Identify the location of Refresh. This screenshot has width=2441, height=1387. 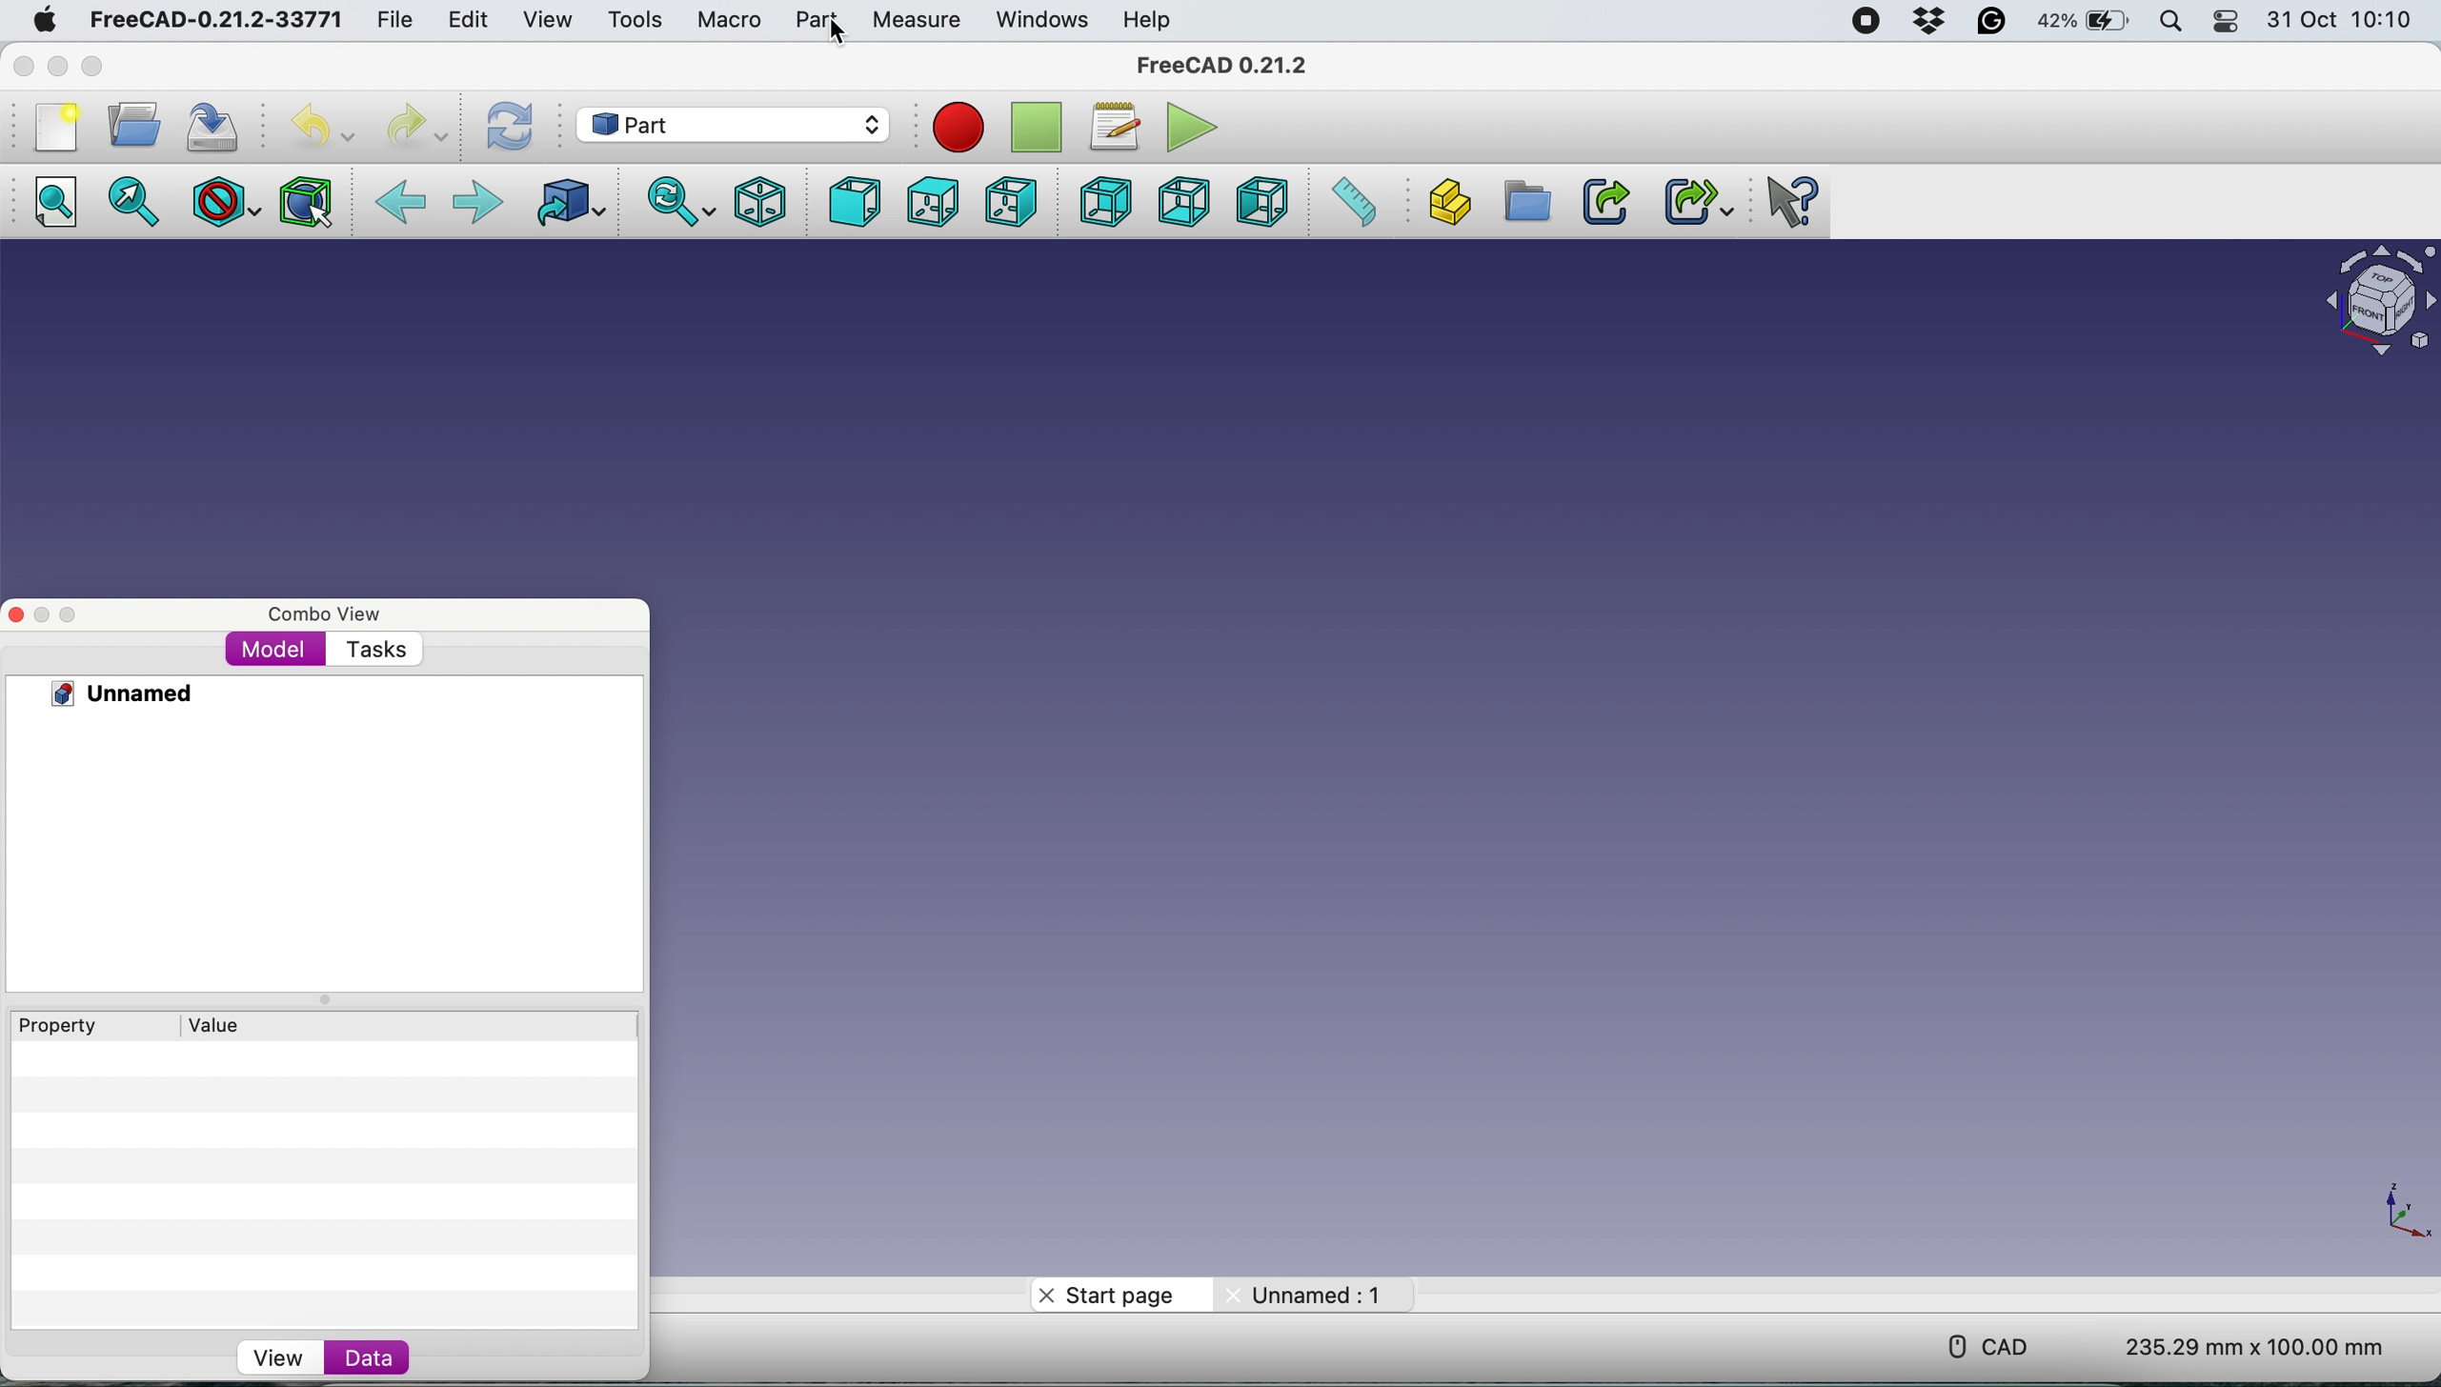
(510, 127).